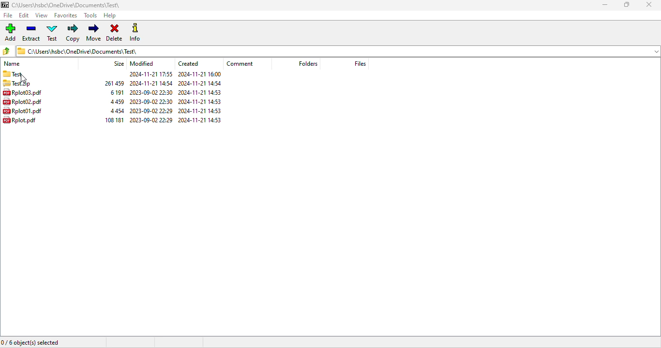 The height and width of the screenshot is (348, 661). Describe the element at coordinates (649, 4) in the screenshot. I see `close` at that location.